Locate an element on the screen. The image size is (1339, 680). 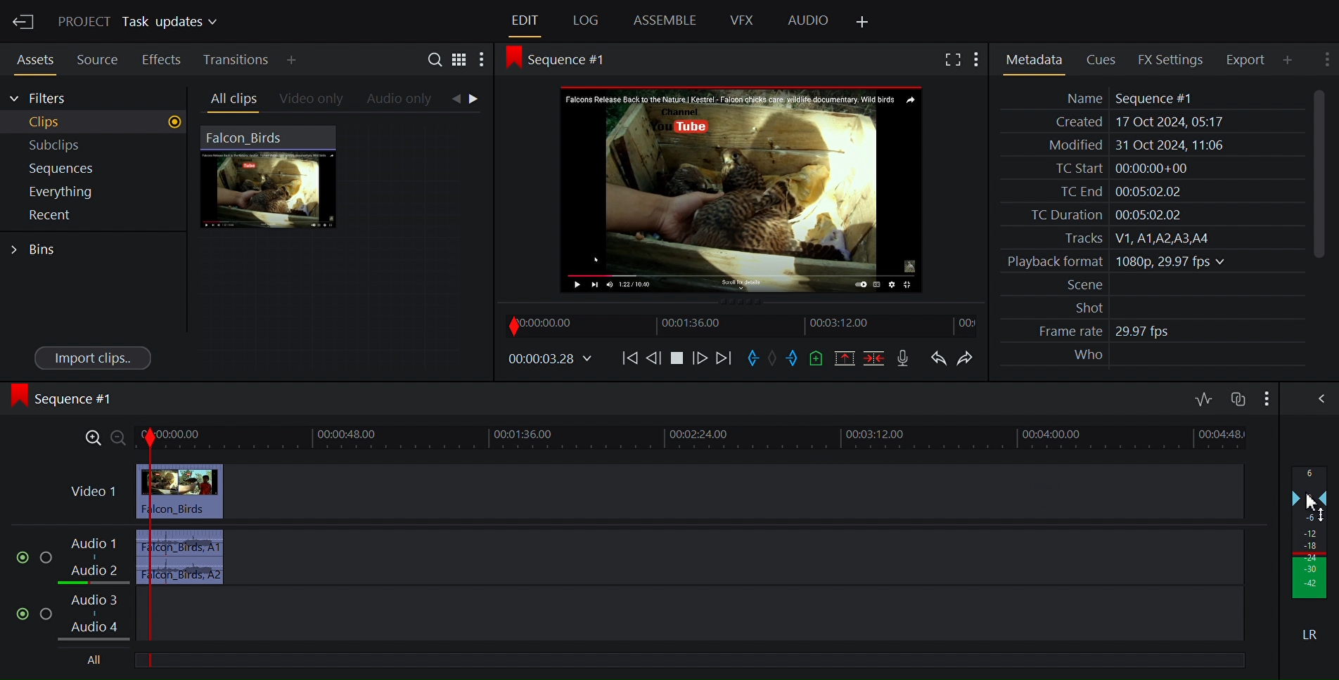
Move backwards is located at coordinates (724, 358).